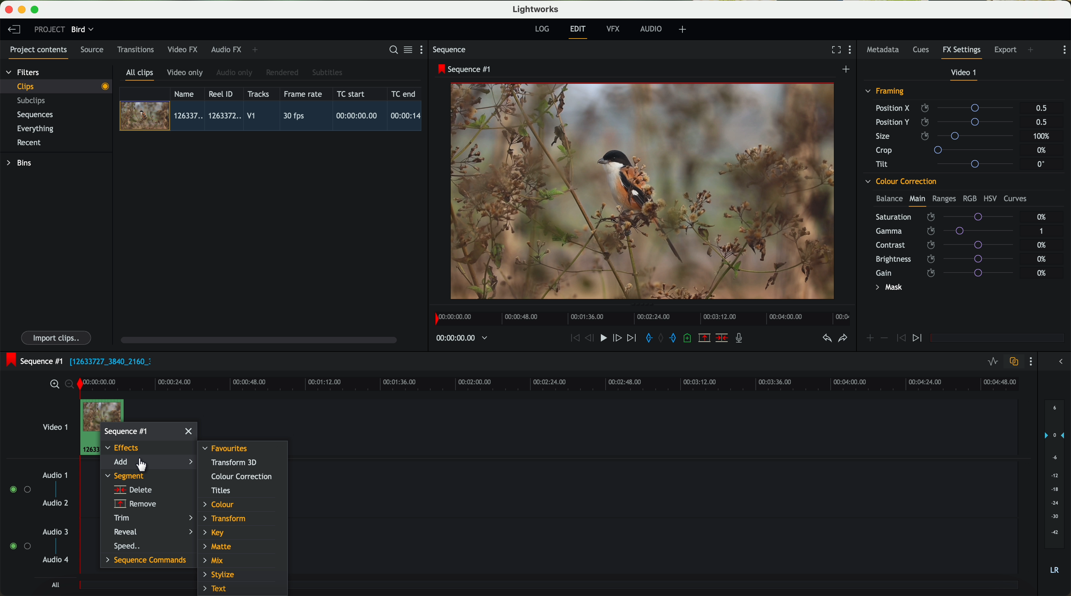 The width and height of the screenshot is (1071, 596). Describe the element at coordinates (948, 150) in the screenshot. I see `crop` at that location.